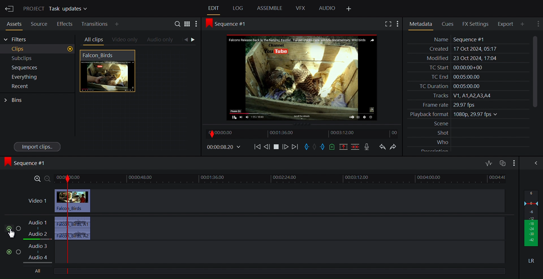 The image size is (543, 279). I want to click on Timeline Indicator, so click(67, 225).